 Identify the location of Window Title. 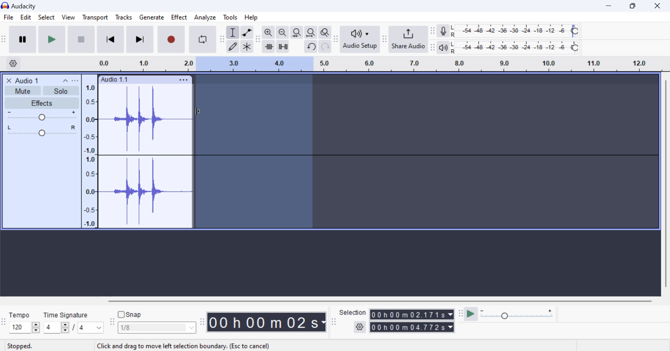
(22, 6).